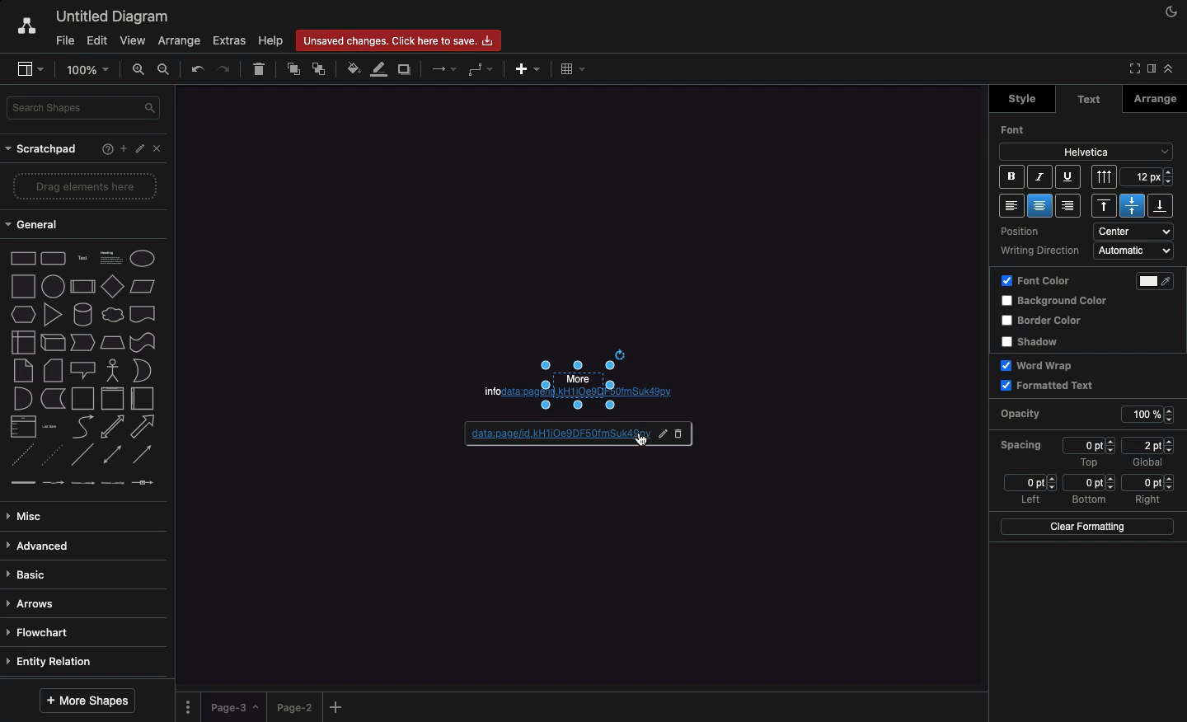  Describe the element at coordinates (143, 286) in the screenshot. I see `parallelogram` at that location.